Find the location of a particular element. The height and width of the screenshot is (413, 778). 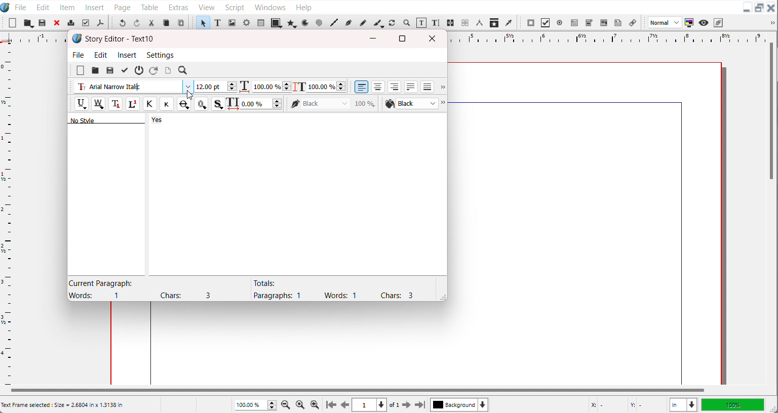

Black is located at coordinates (333, 103).